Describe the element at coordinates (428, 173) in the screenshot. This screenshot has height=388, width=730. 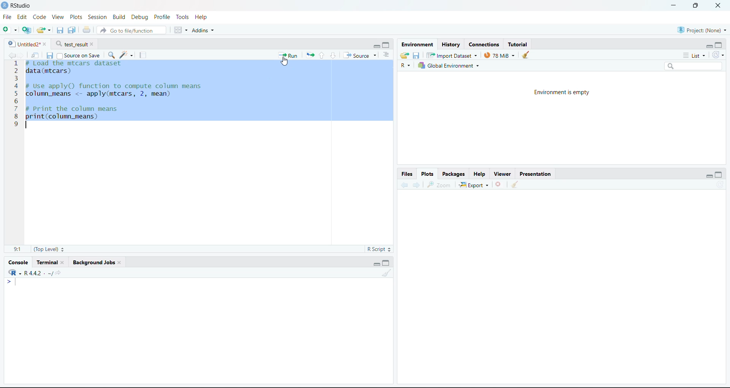
I see `Plots` at that location.